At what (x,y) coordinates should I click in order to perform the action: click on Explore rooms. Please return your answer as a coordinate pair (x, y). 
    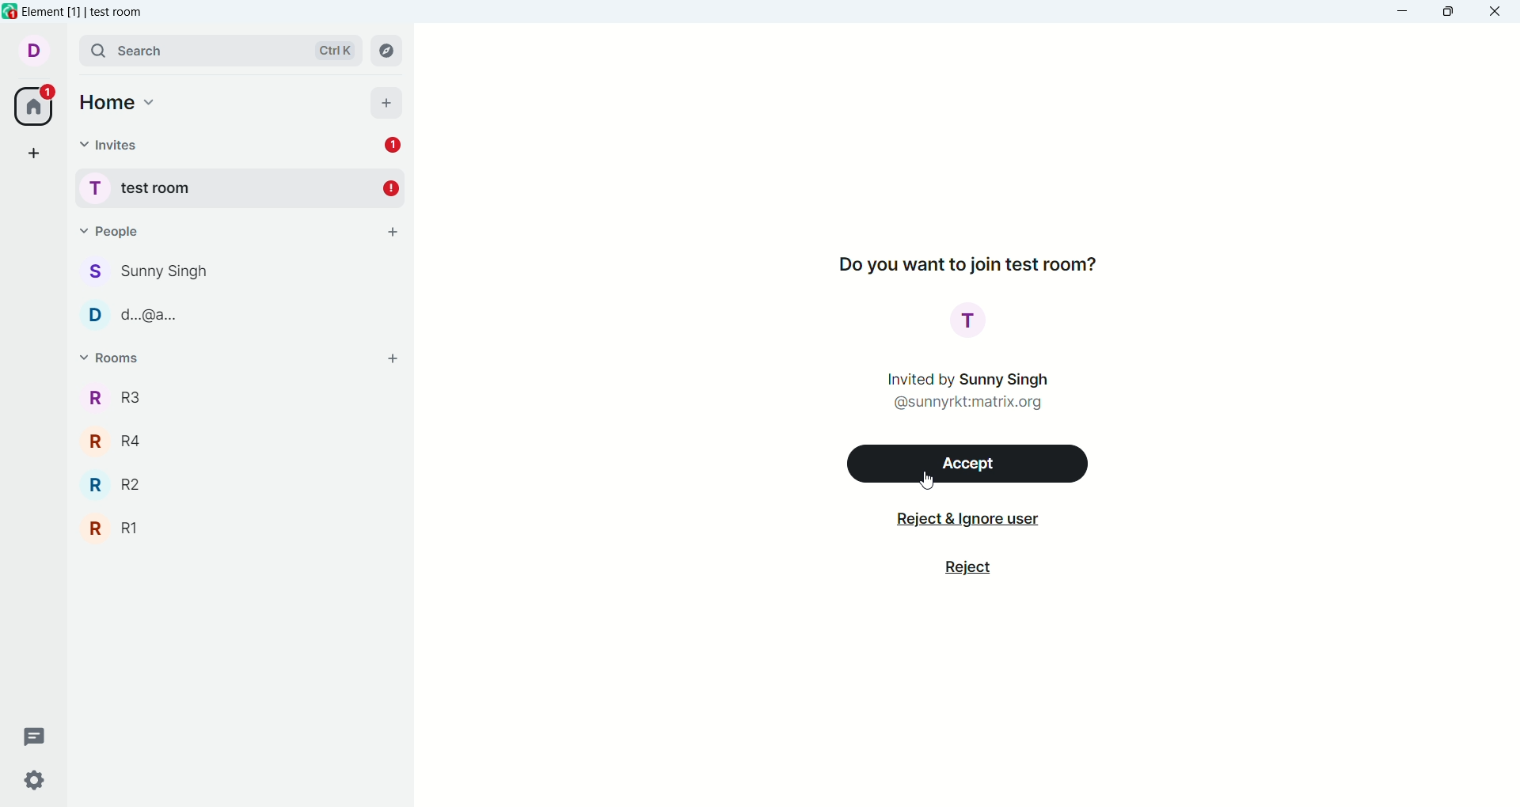
    Looking at the image, I should click on (388, 50).